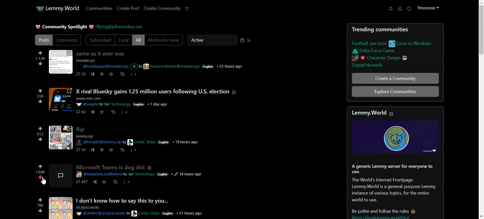  Describe the element at coordinates (93, 112) in the screenshot. I see `share` at that location.